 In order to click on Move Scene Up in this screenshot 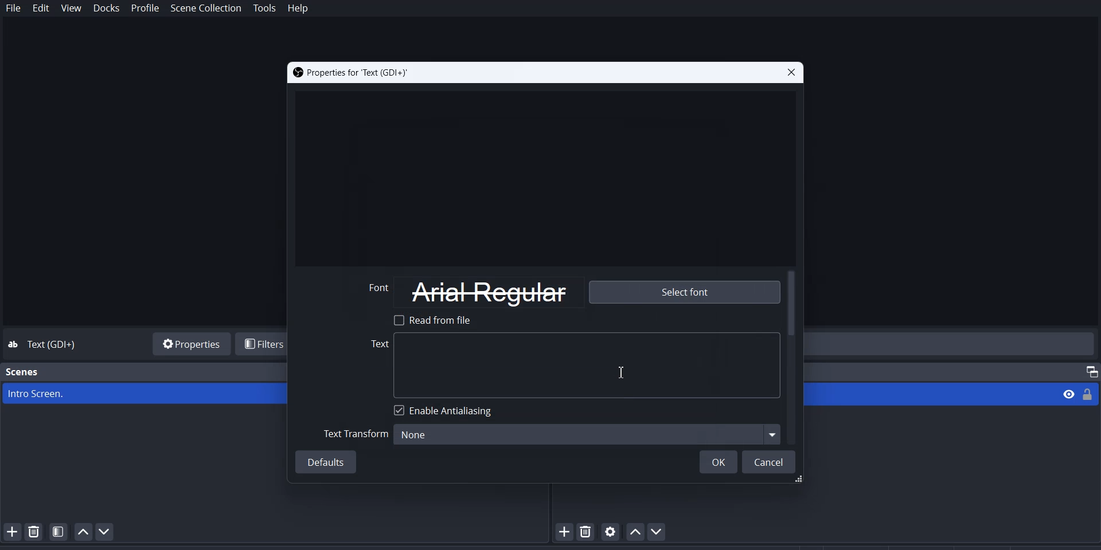, I will do `click(83, 532)`.